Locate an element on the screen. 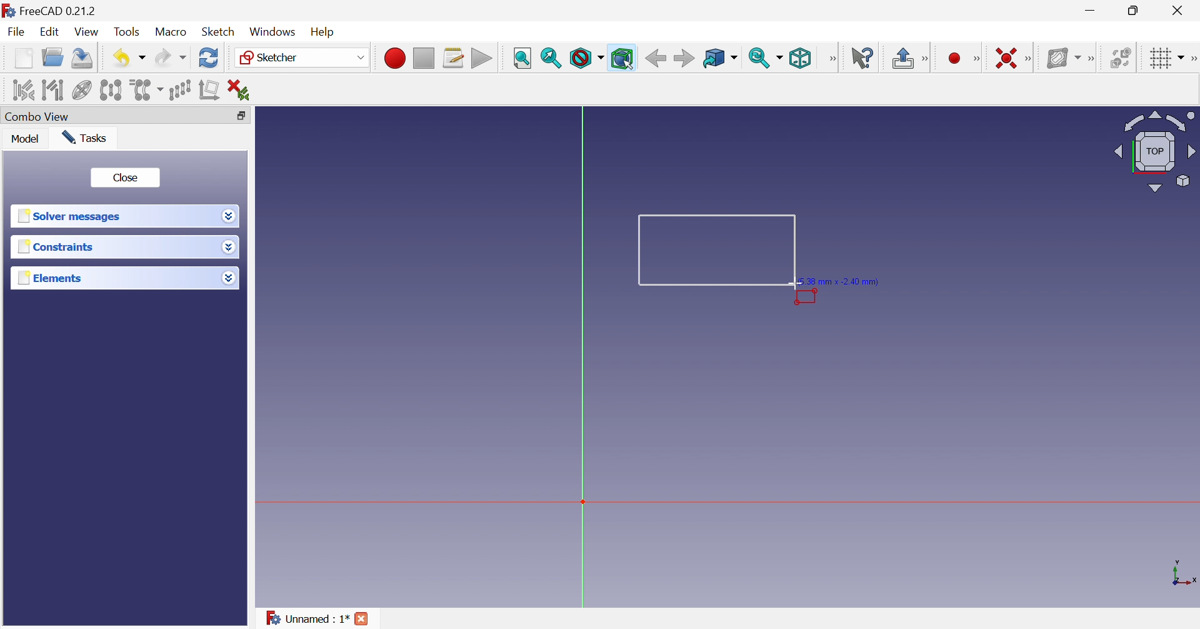  Select associated constraints is located at coordinates (24, 89).